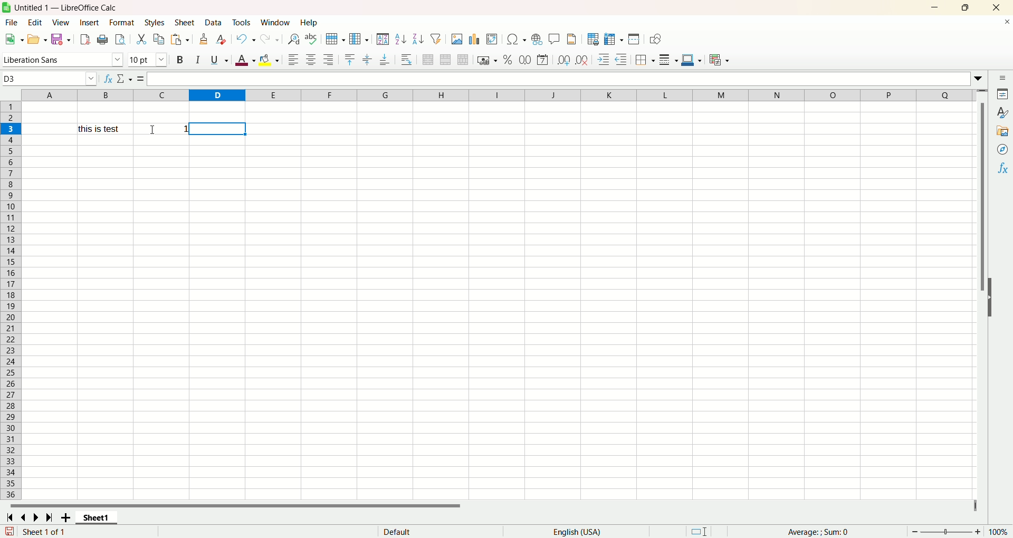 The width and height of the screenshot is (1013, 538). Describe the element at coordinates (417, 38) in the screenshot. I see `sort descending` at that location.